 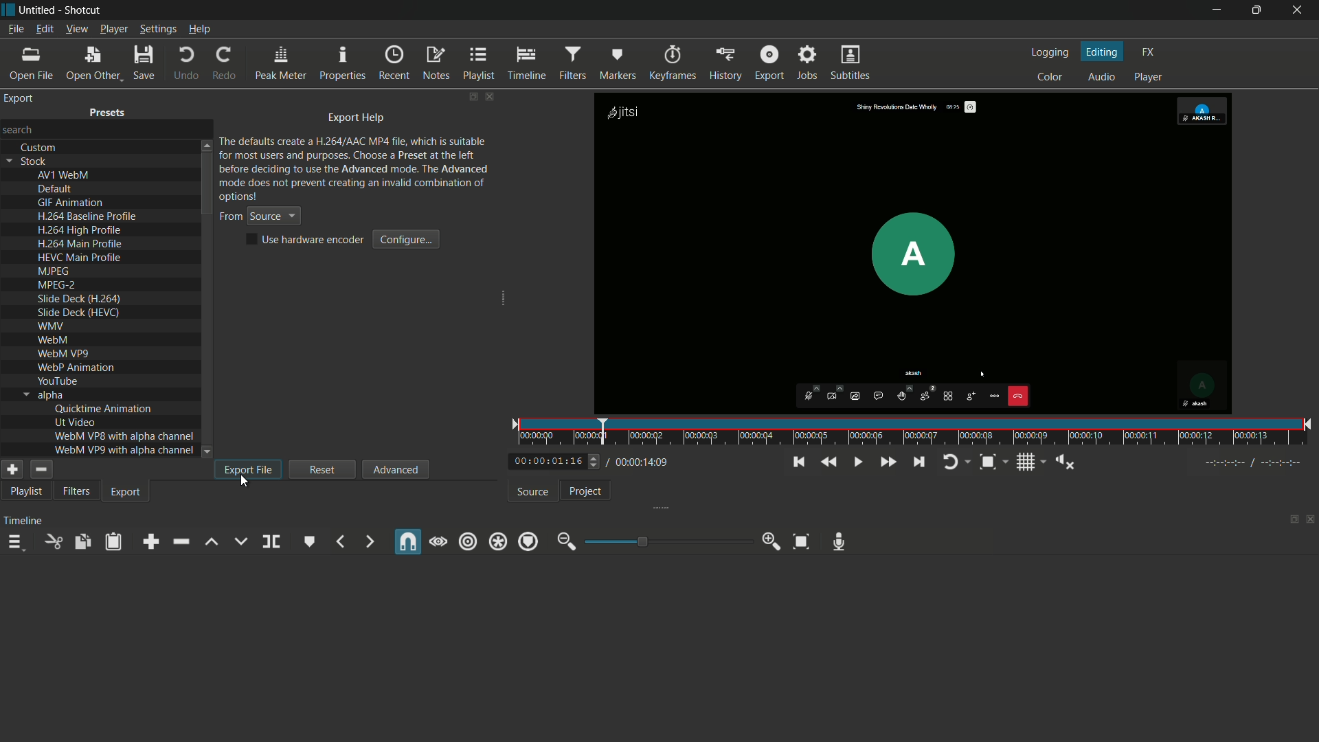 What do you see at coordinates (75, 27) in the screenshot?
I see `view menu` at bounding box center [75, 27].